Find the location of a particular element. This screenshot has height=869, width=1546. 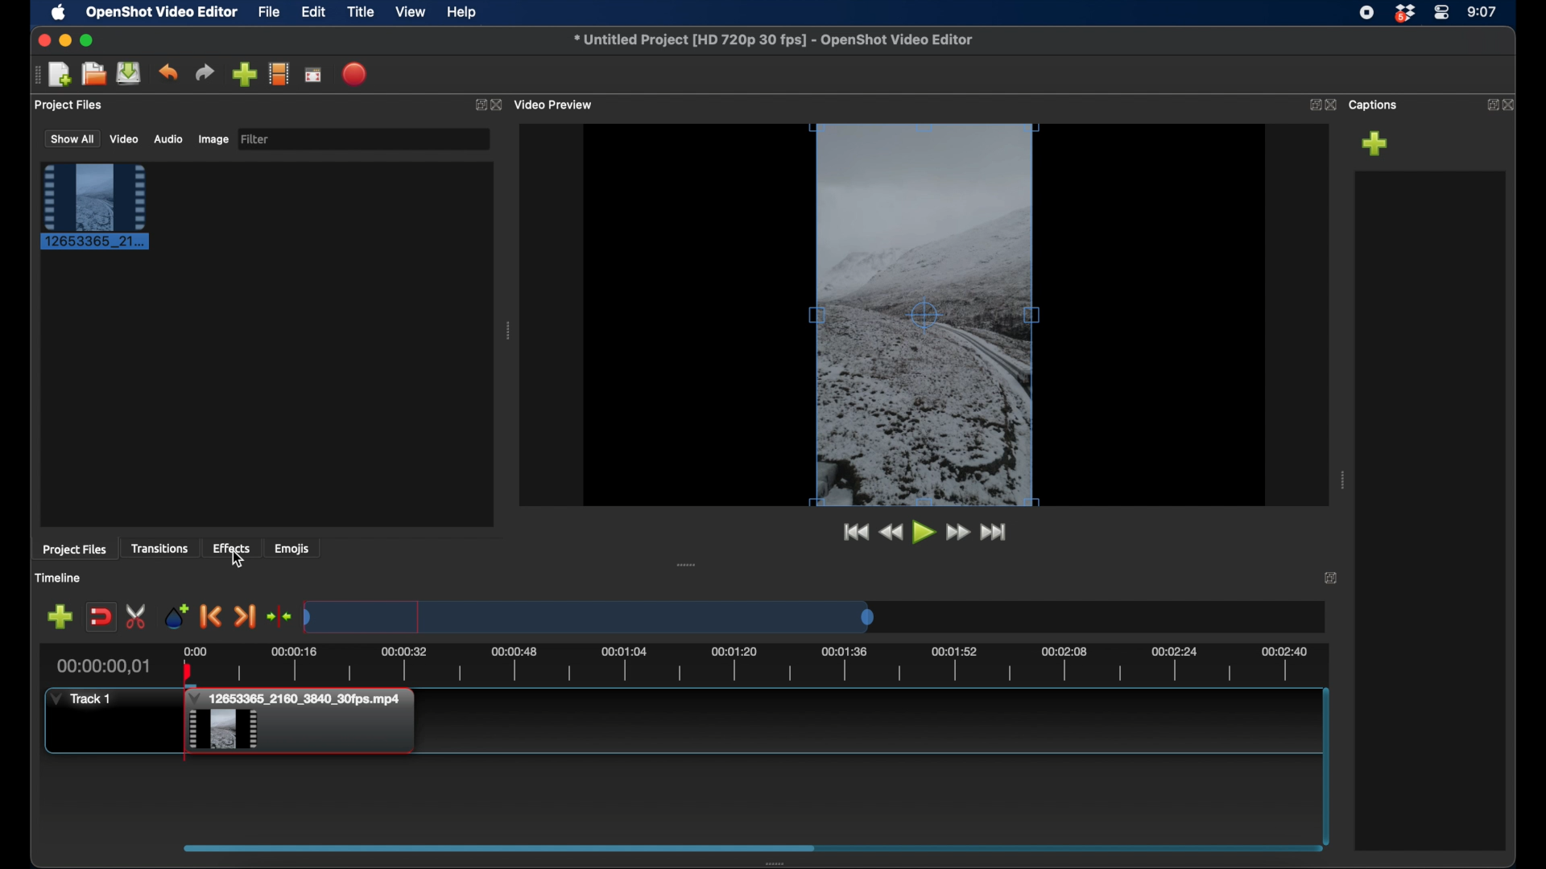

transitions is located at coordinates (161, 548).